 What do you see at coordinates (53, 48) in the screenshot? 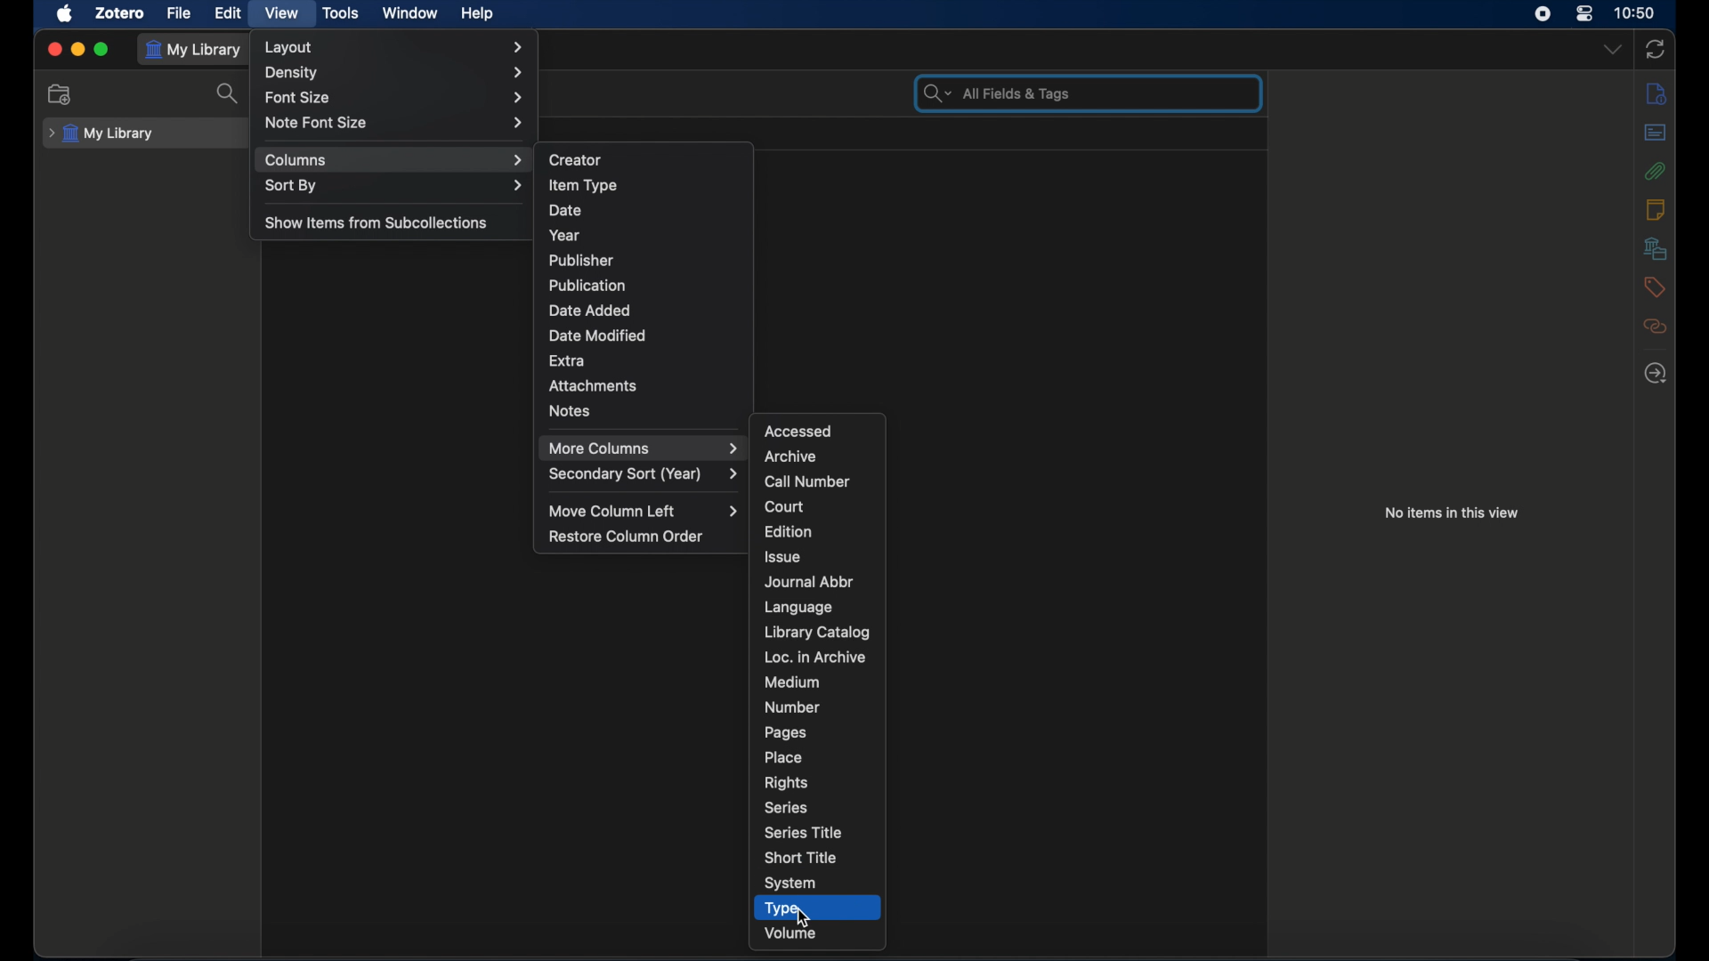
I see `close` at bounding box center [53, 48].